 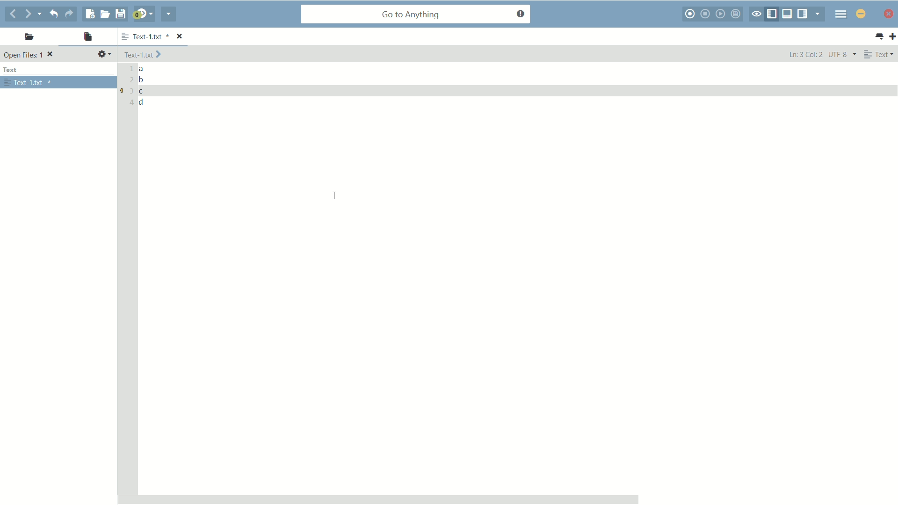 What do you see at coordinates (158, 36) in the screenshot?
I see `Text-1.txt *` at bounding box center [158, 36].